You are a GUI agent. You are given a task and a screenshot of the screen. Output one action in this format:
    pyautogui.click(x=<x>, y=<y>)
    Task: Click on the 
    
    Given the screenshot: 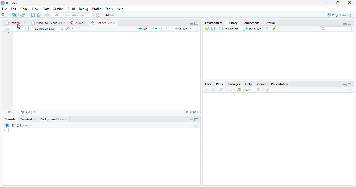 What is the action you would take?
    pyautogui.click(x=82, y=29)
    